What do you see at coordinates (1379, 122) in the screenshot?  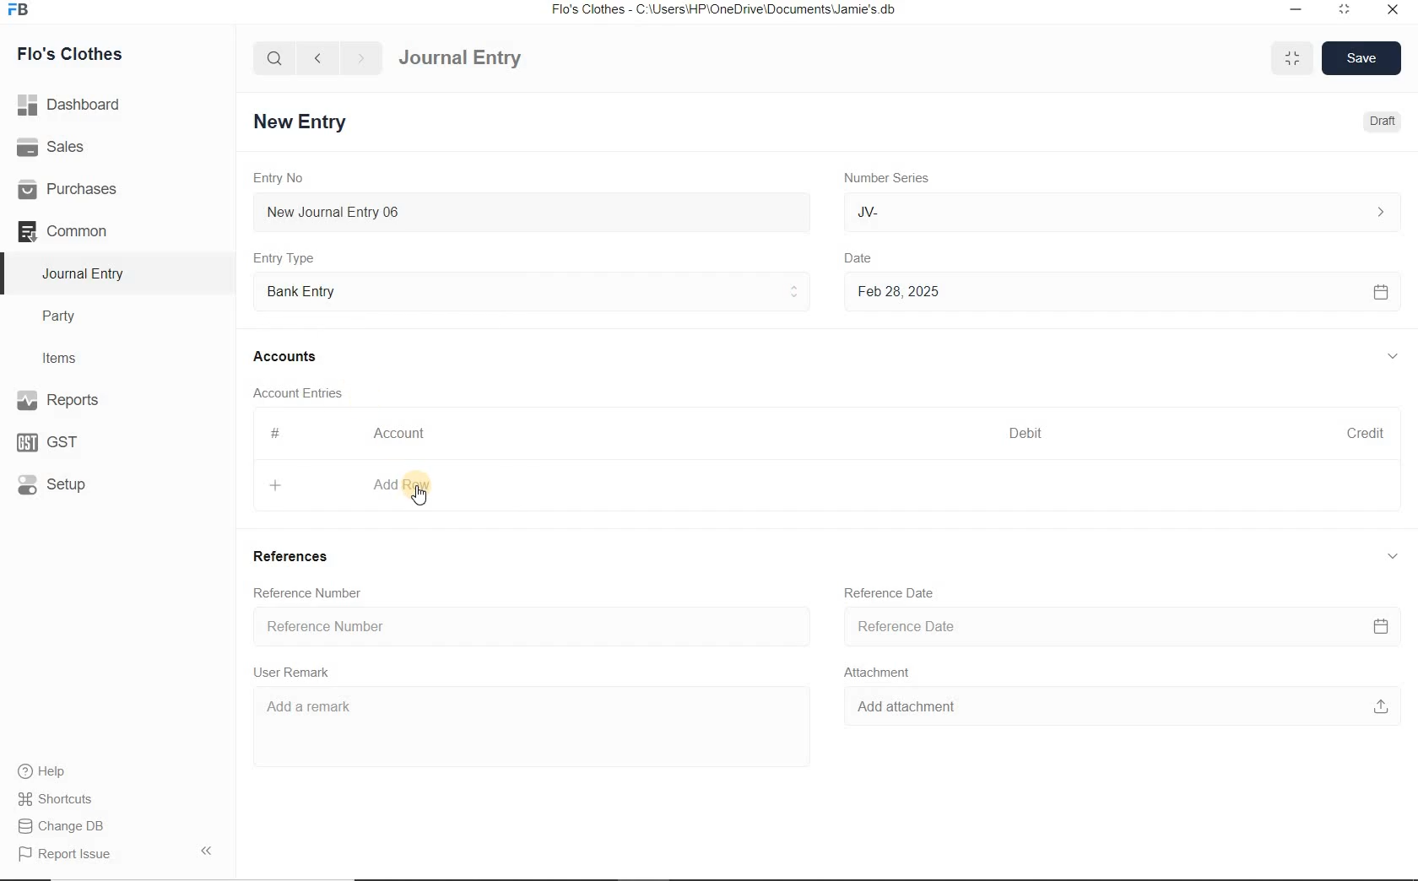 I see `Draft` at bounding box center [1379, 122].